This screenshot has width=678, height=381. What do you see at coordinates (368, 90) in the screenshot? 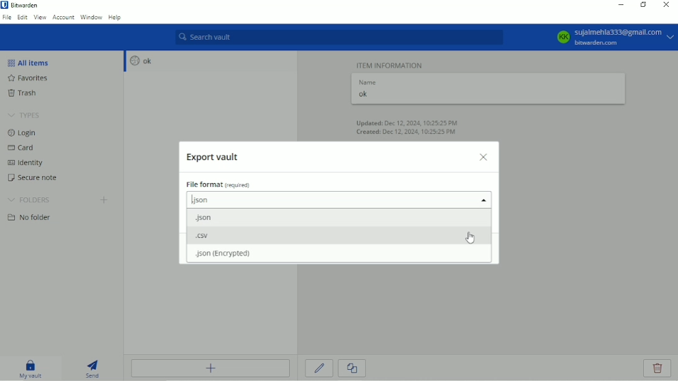
I see `Name ok` at bounding box center [368, 90].